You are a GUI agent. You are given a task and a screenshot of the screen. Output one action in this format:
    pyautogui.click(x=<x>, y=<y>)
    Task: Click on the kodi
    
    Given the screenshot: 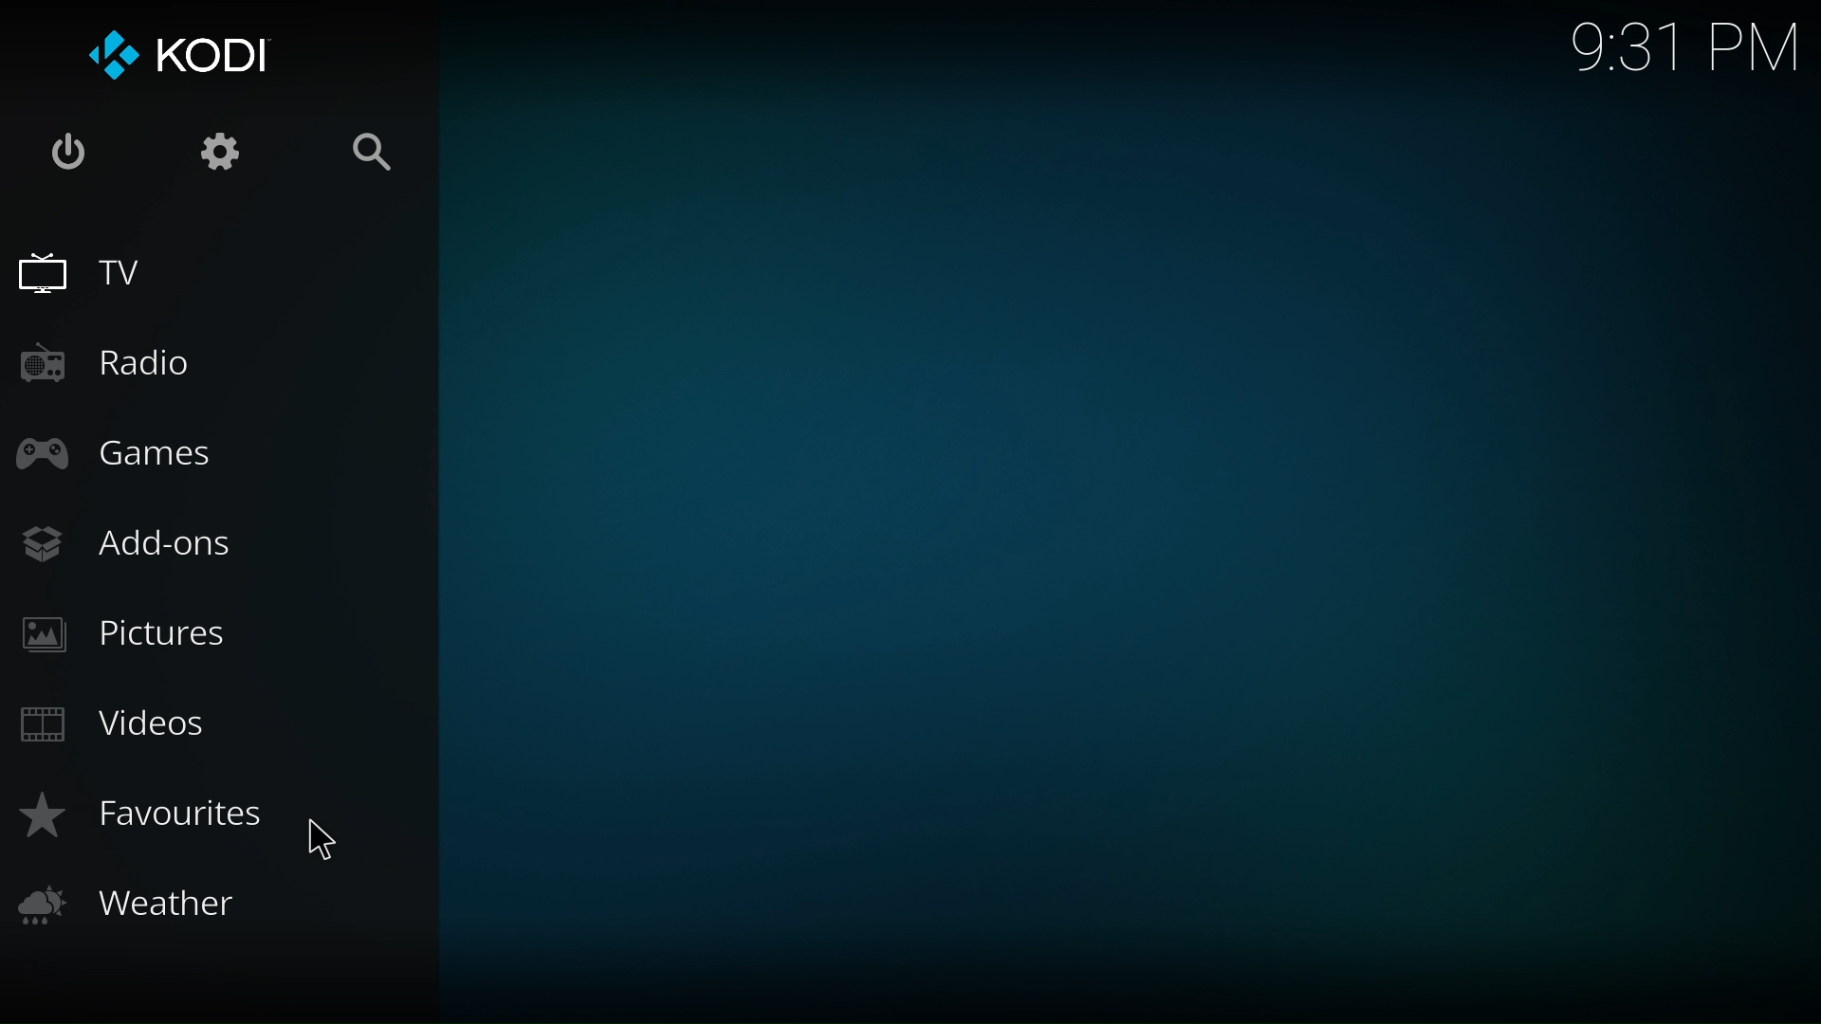 What is the action you would take?
    pyautogui.click(x=175, y=61)
    